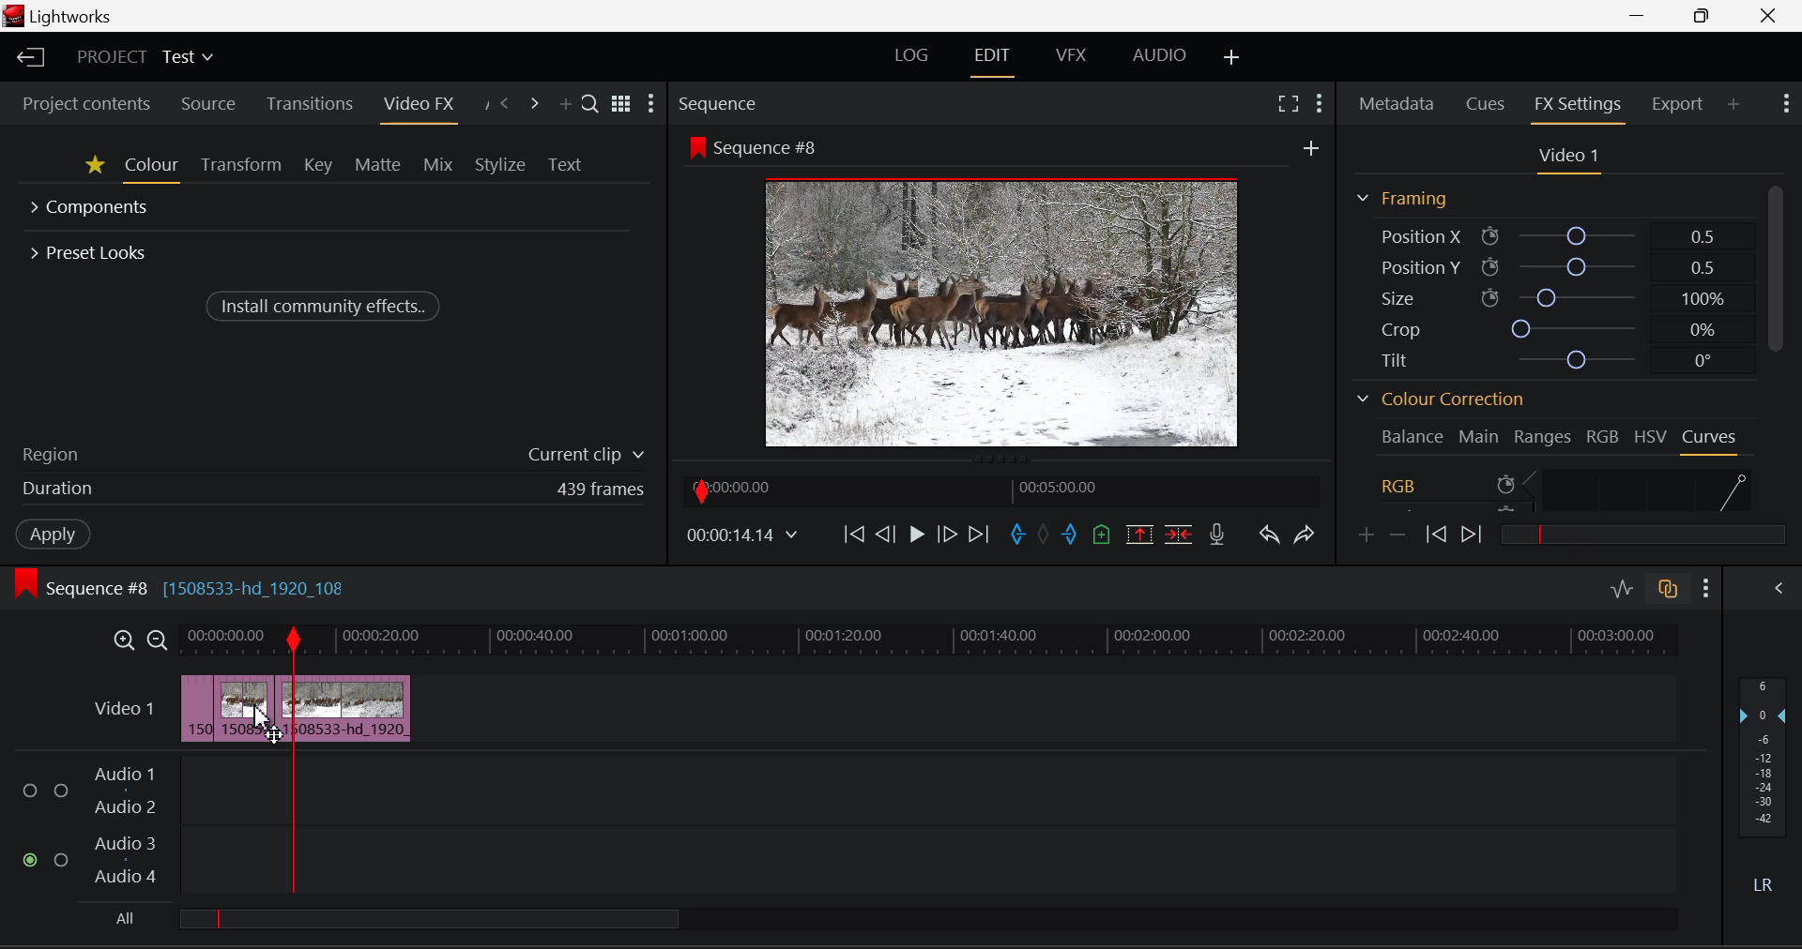 This screenshot has width=1802, height=949. I want to click on Cues, so click(1486, 104).